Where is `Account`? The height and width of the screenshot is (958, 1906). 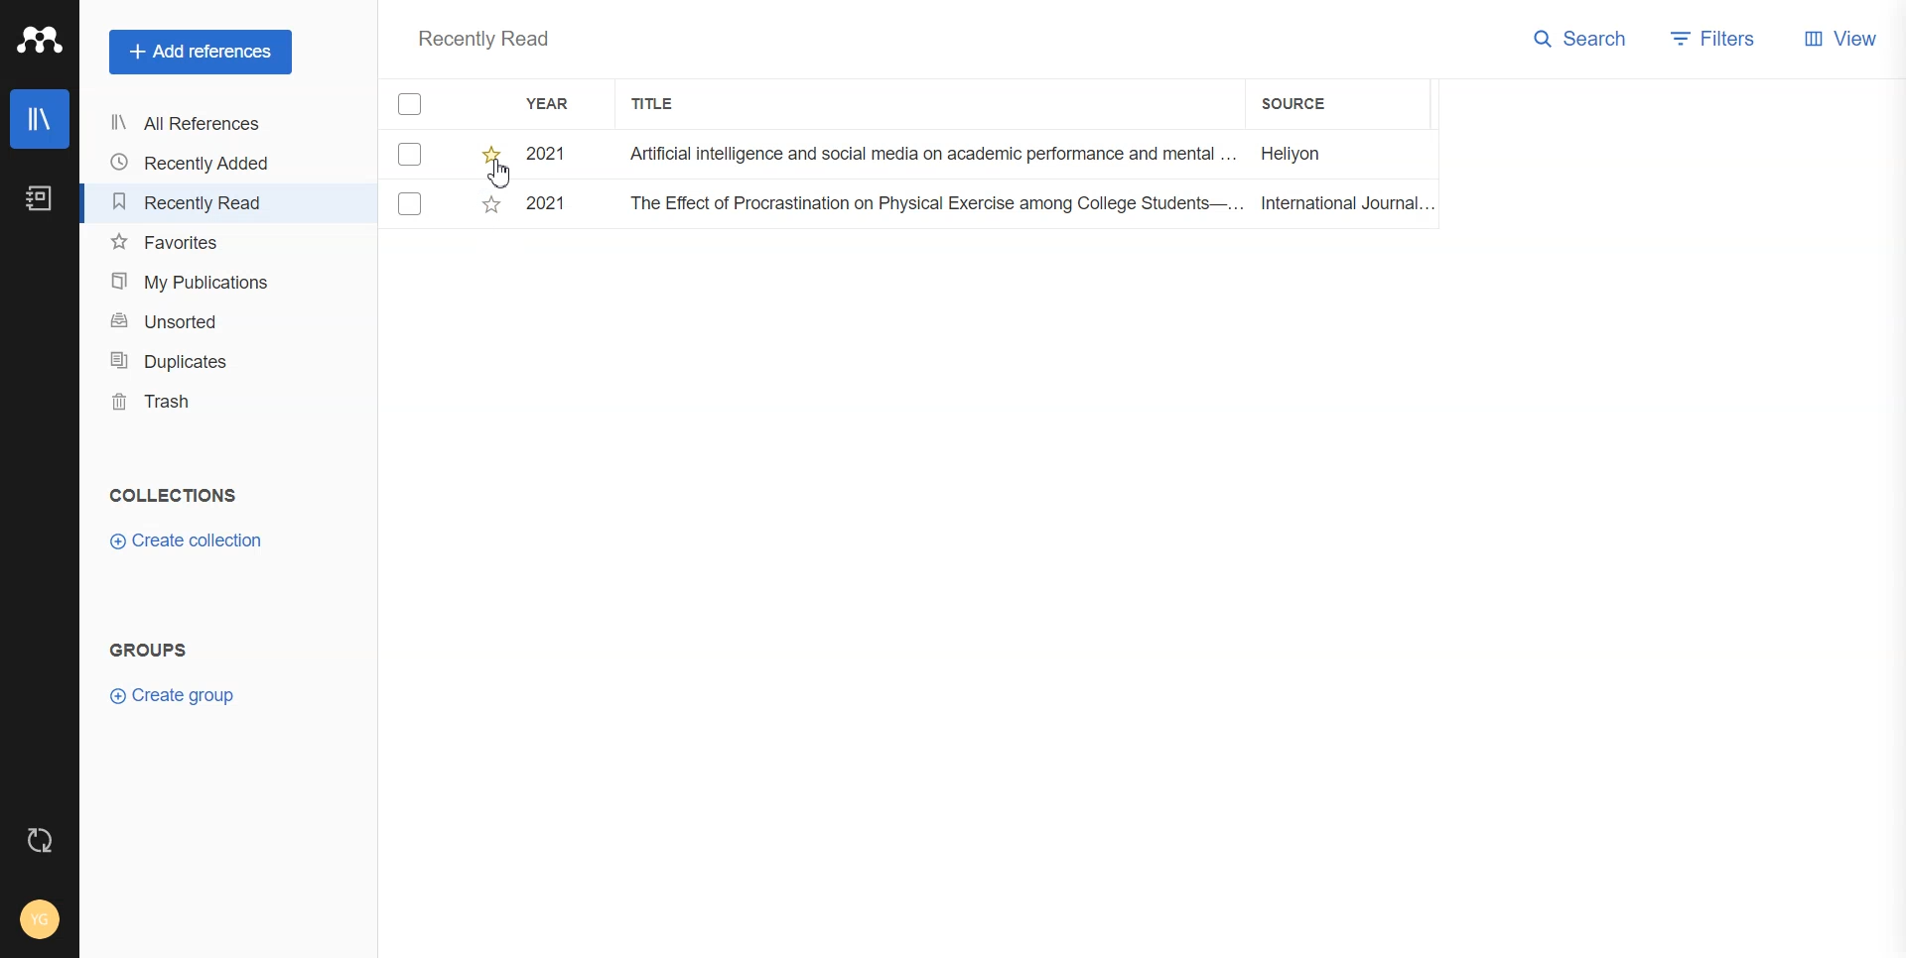 Account is located at coordinates (40, 917).